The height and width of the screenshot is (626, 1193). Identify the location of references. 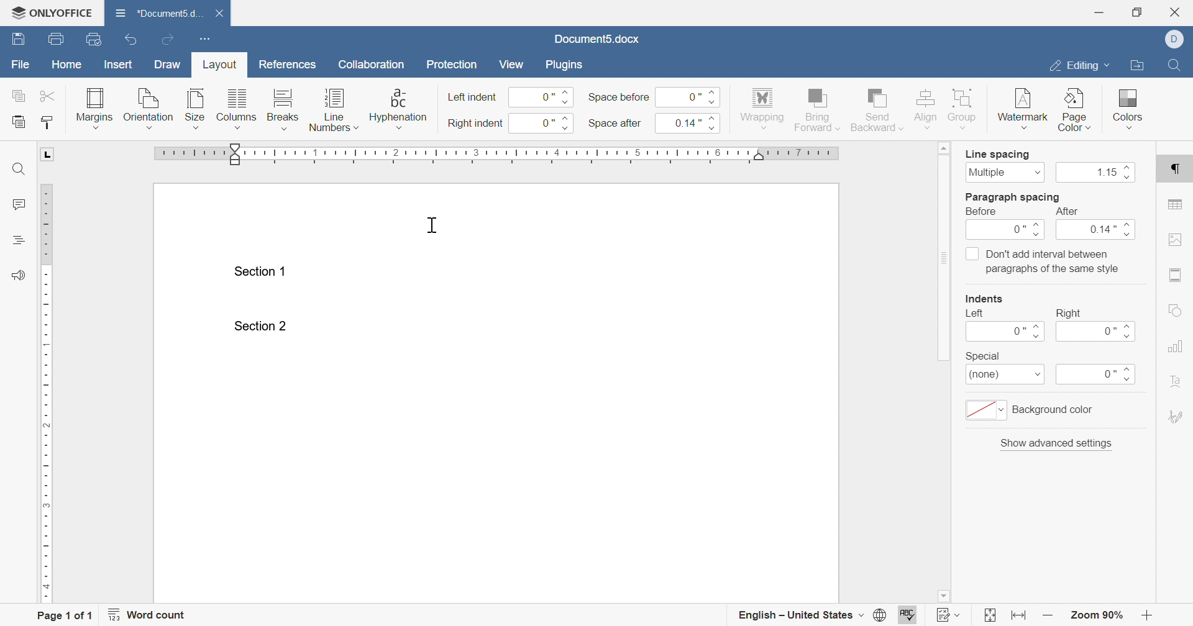
(288, 65).